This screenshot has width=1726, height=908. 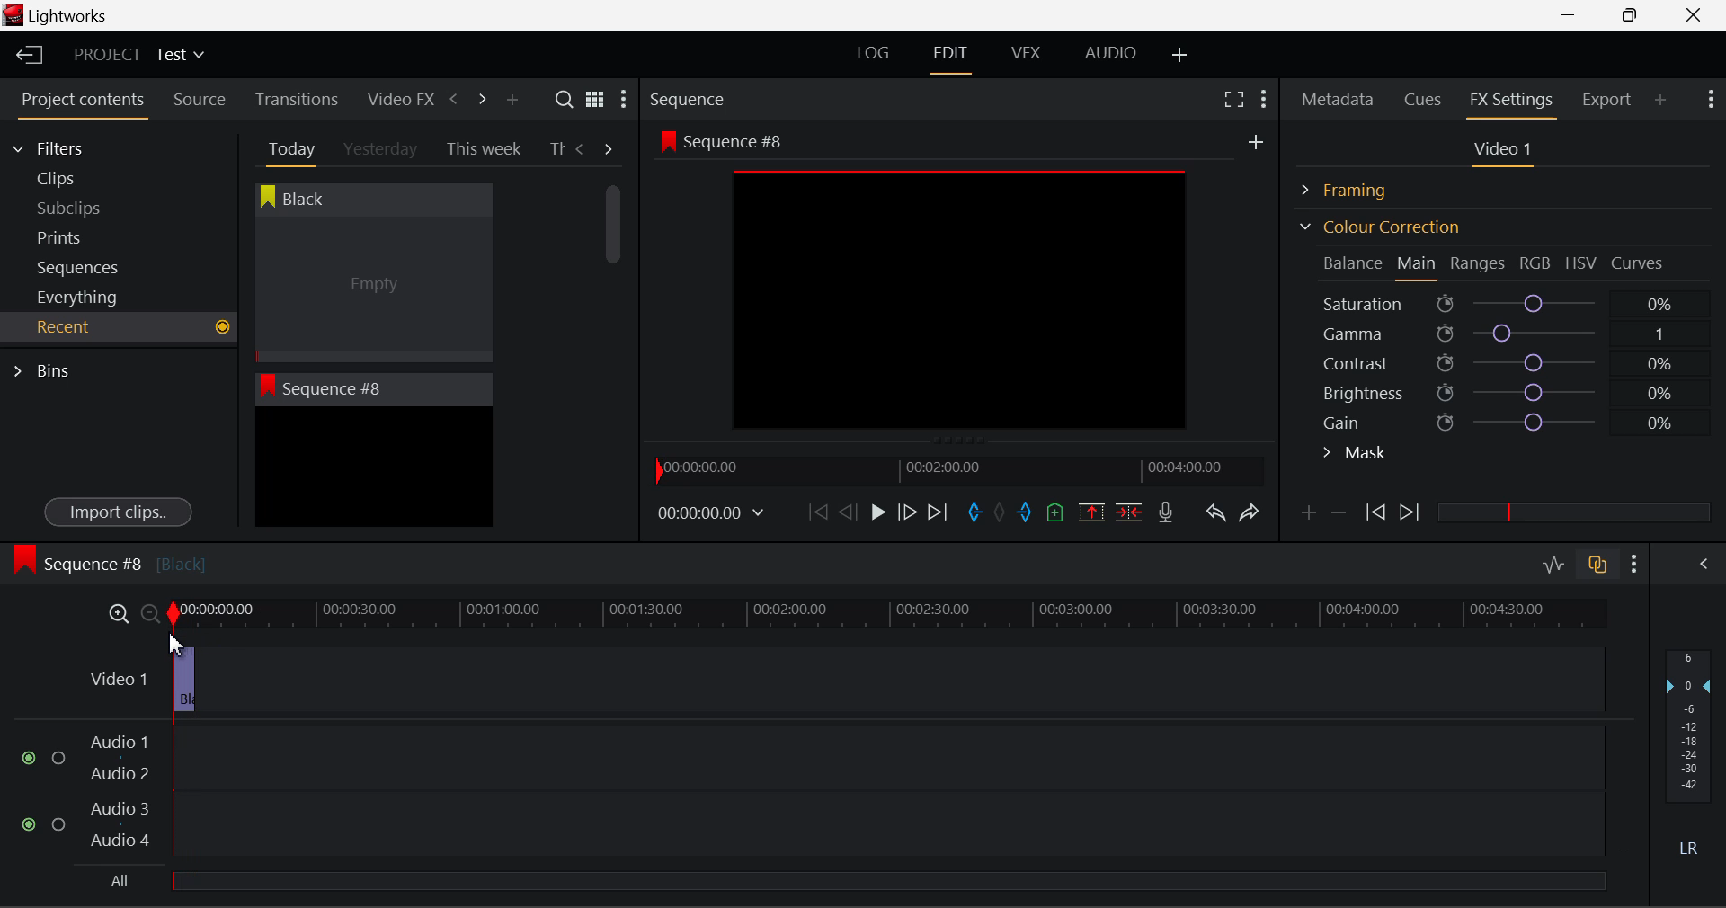 I want to click on Toggle list and title view, so click(x=595, y=99).